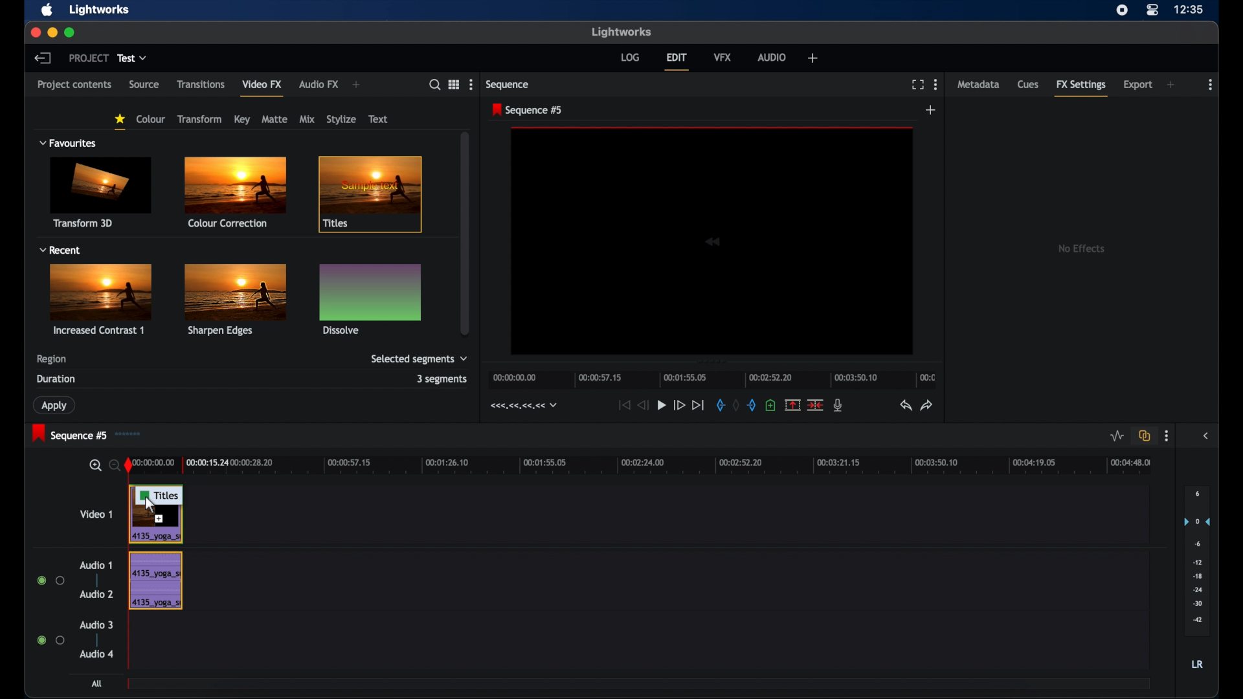  Describe the element at coordinates (132, 58) in the screenshot. I see `test dropdown` at that location.